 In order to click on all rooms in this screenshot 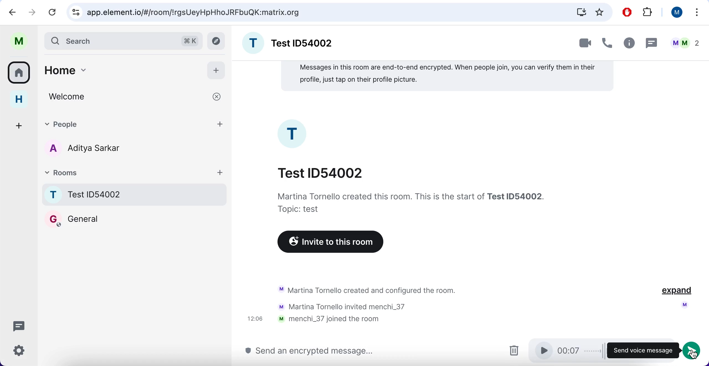, I will do `click(19, 74)`.